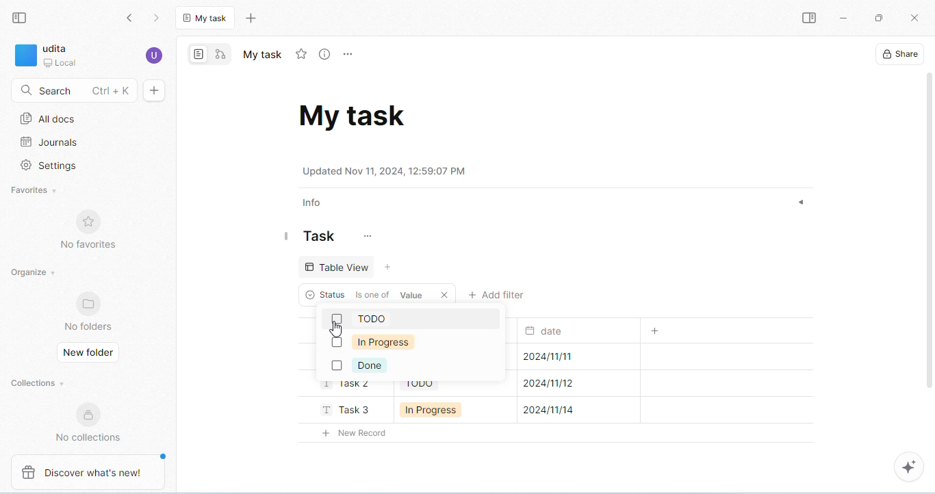  I want to click on all docs, so click(49, 118).